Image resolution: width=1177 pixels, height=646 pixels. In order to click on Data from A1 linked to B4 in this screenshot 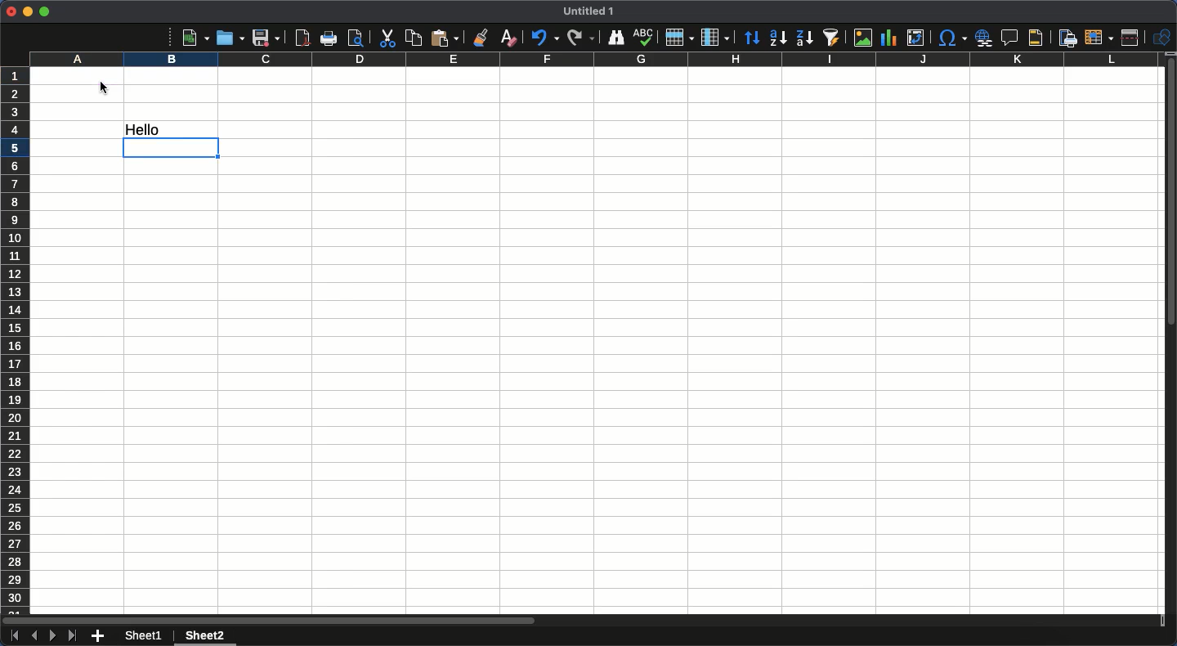, I will do `click(171, 128)`.